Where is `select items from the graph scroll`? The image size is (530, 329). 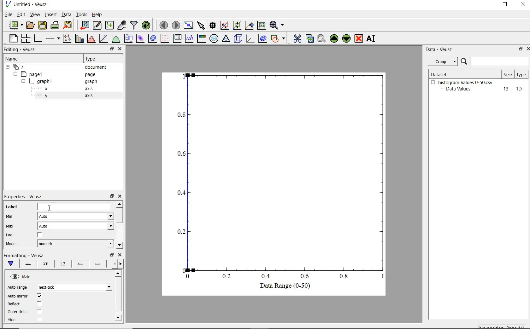 select items from the graph scroll is located at coordinates (201, 25).